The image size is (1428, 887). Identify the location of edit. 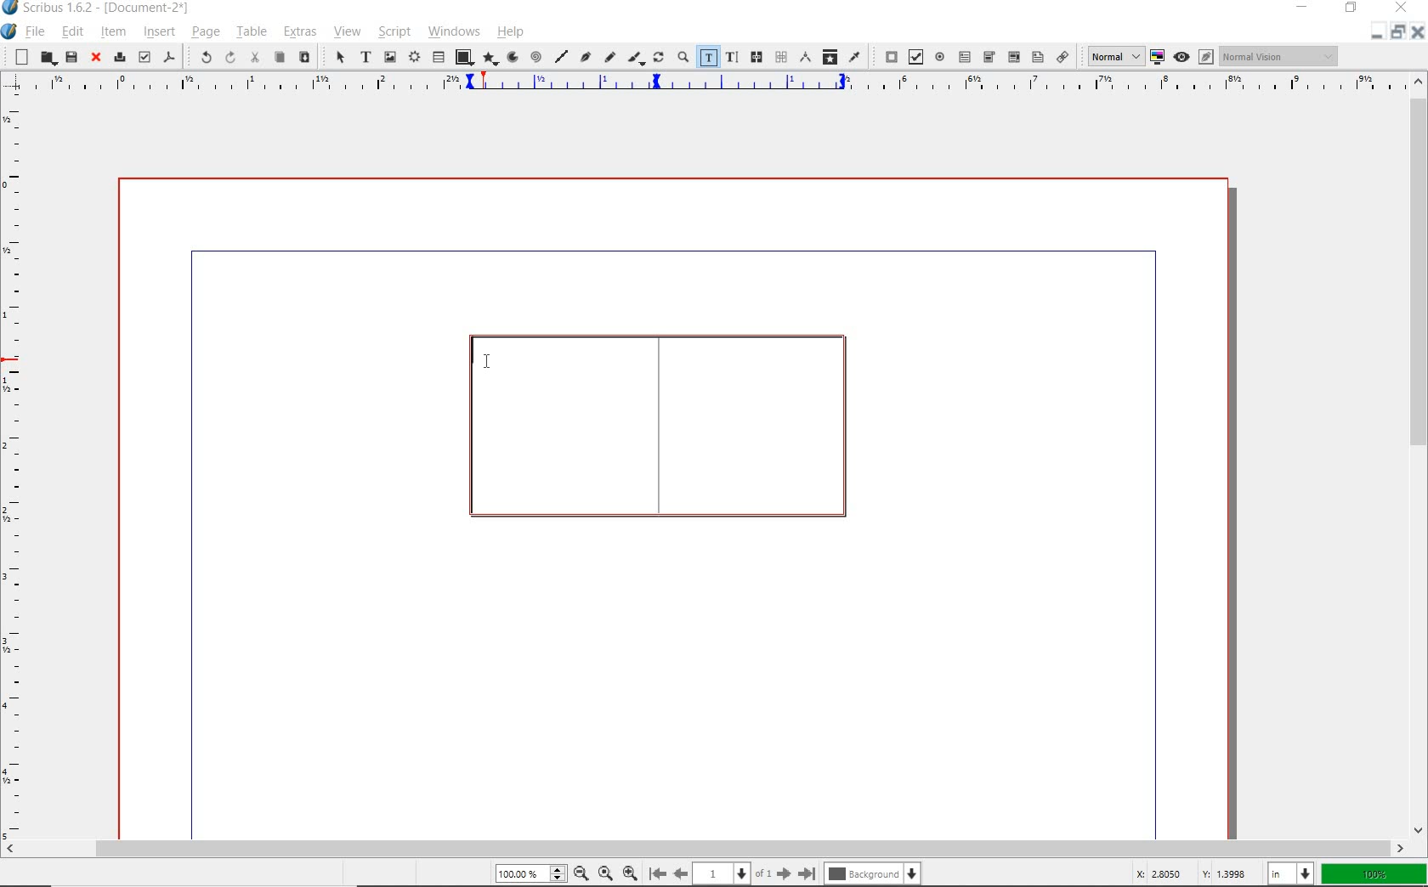
(72, 32).